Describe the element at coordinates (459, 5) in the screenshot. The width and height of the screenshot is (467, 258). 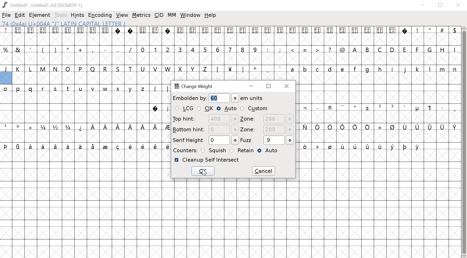
I see `close` at that location.